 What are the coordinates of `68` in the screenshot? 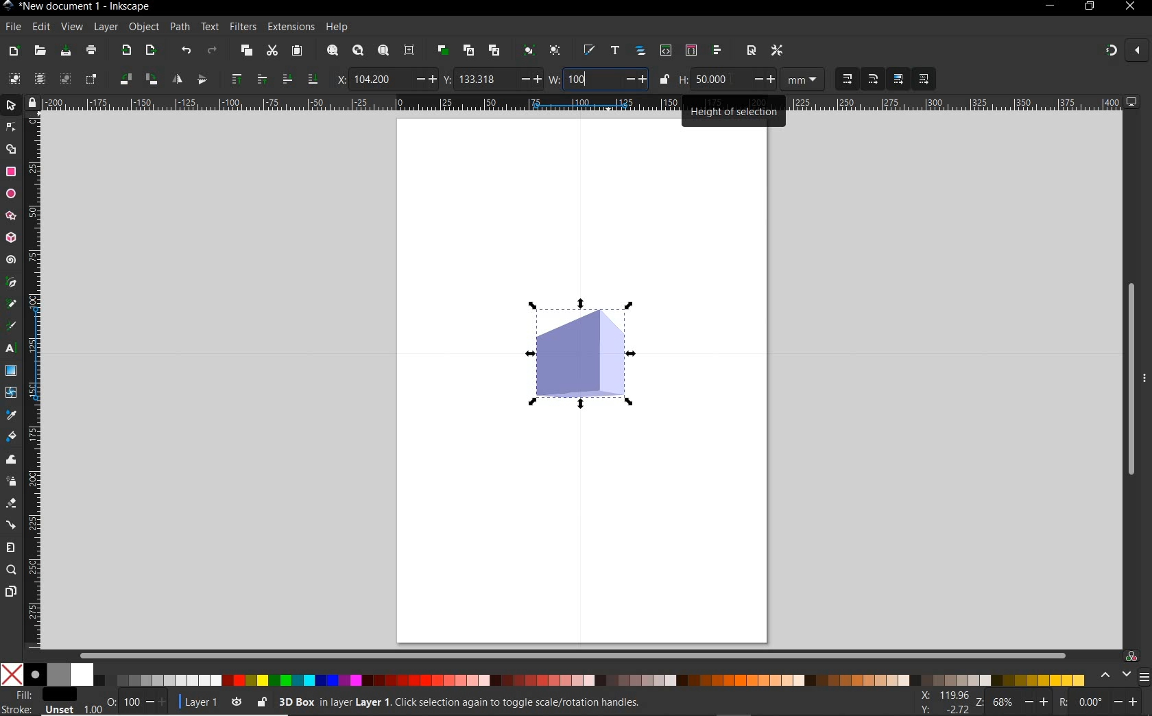 It's located at (1005, 704).